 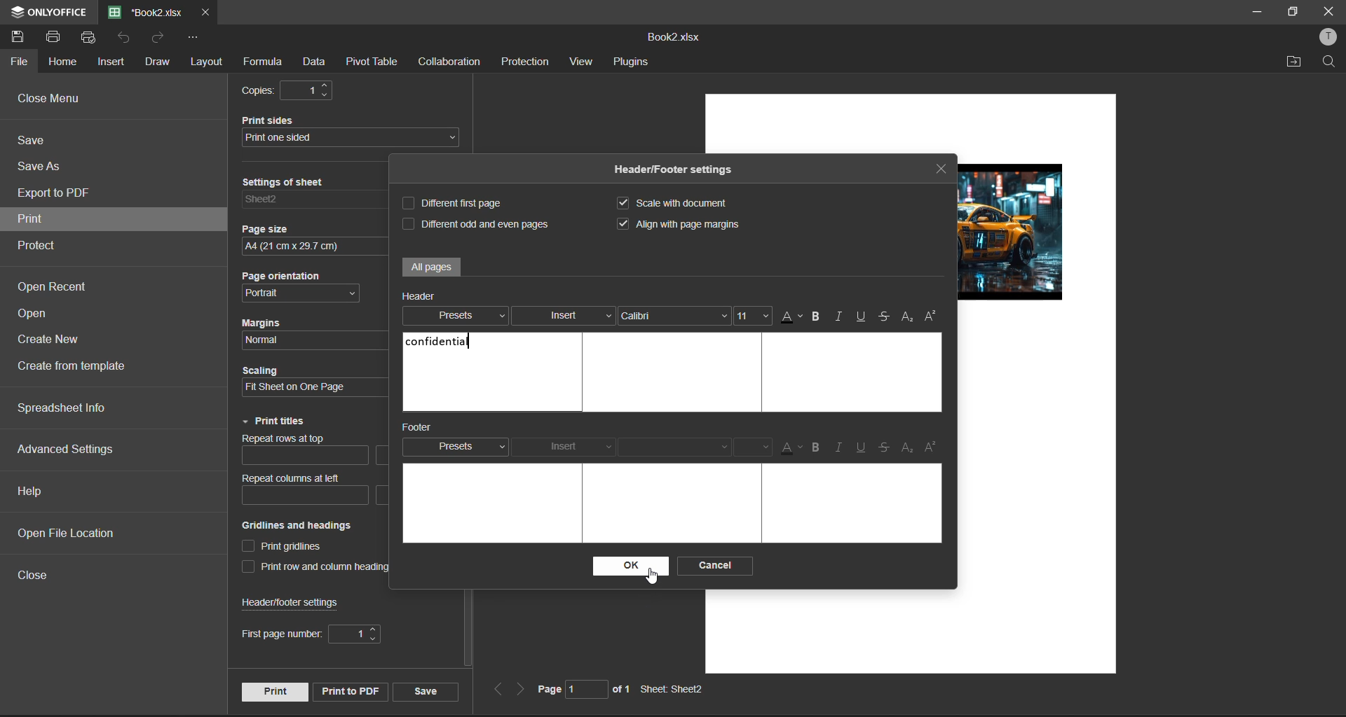 I want to click on spreadsheet info, so click(x=62, y=409).